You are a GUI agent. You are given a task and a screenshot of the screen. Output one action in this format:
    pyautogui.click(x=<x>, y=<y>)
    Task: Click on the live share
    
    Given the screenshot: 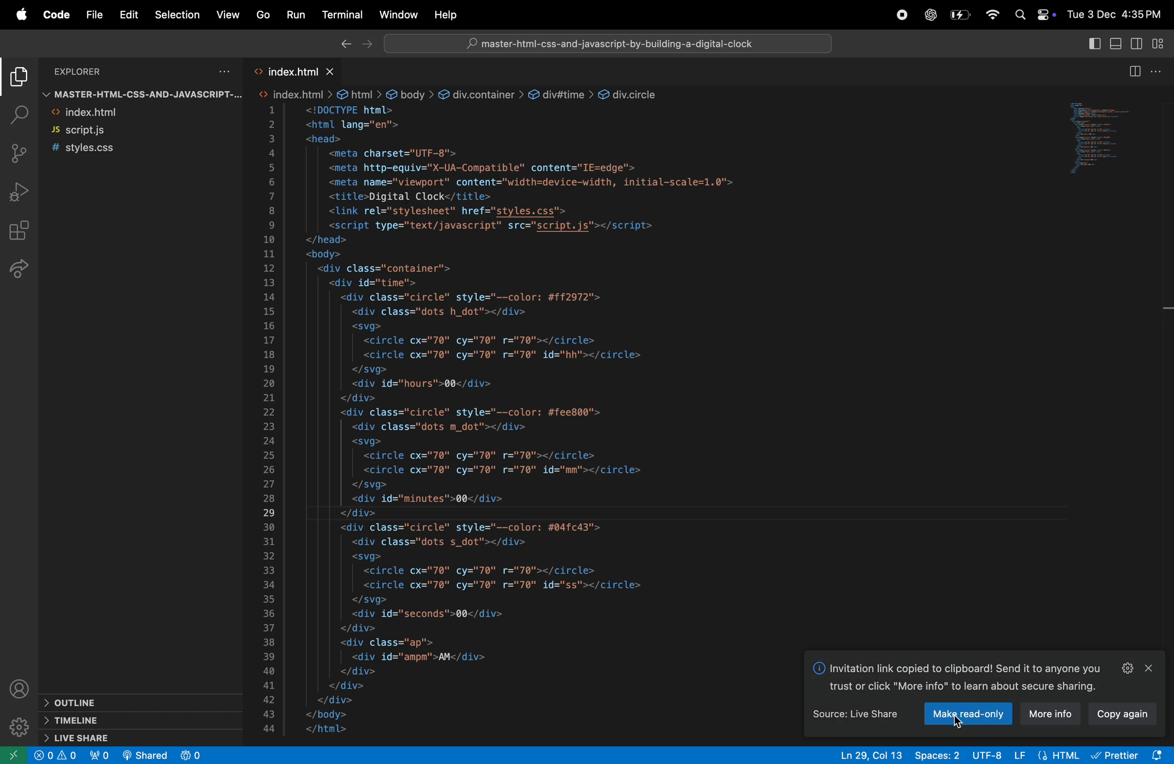 What is the action you would take?
    pyautogui.click(x=23, y=272)
    